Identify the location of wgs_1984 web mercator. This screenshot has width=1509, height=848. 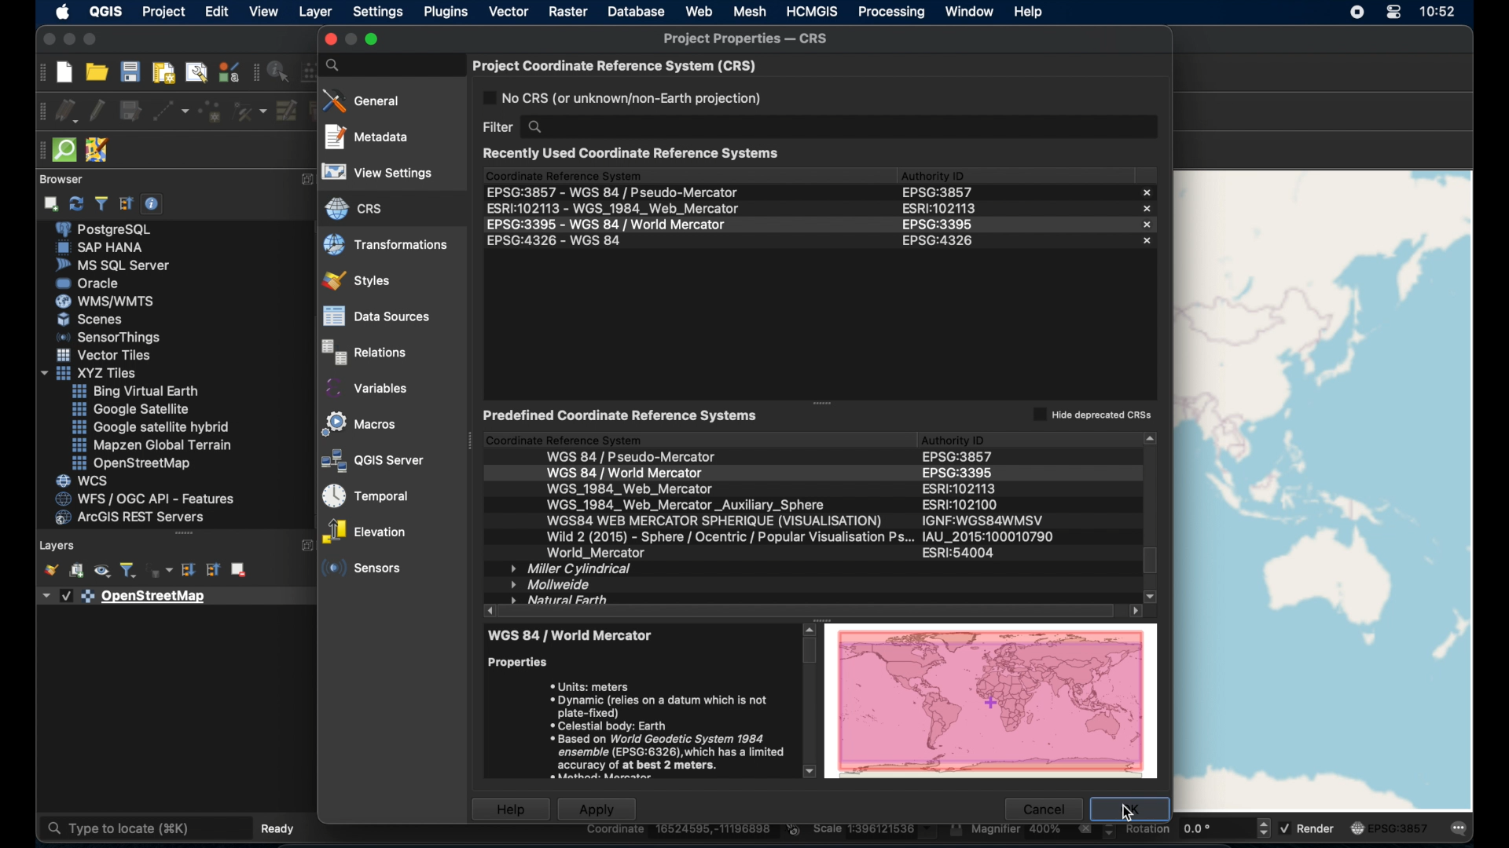
(629, 488).